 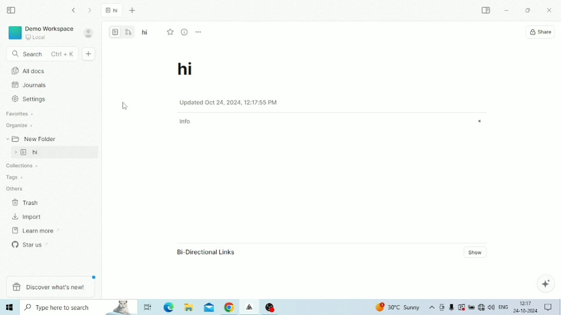 I want to click on Temperature, so click(x=399, y=307).